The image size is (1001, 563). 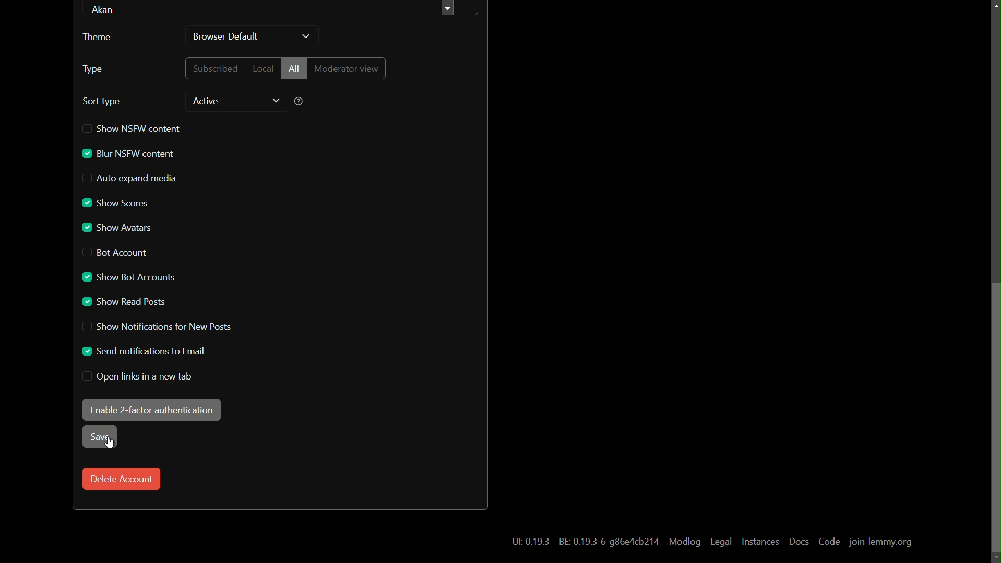 What do you see at coordinates (213, 68) in the screenshot?
I see `subscribed` at bounding box center [213, 68].